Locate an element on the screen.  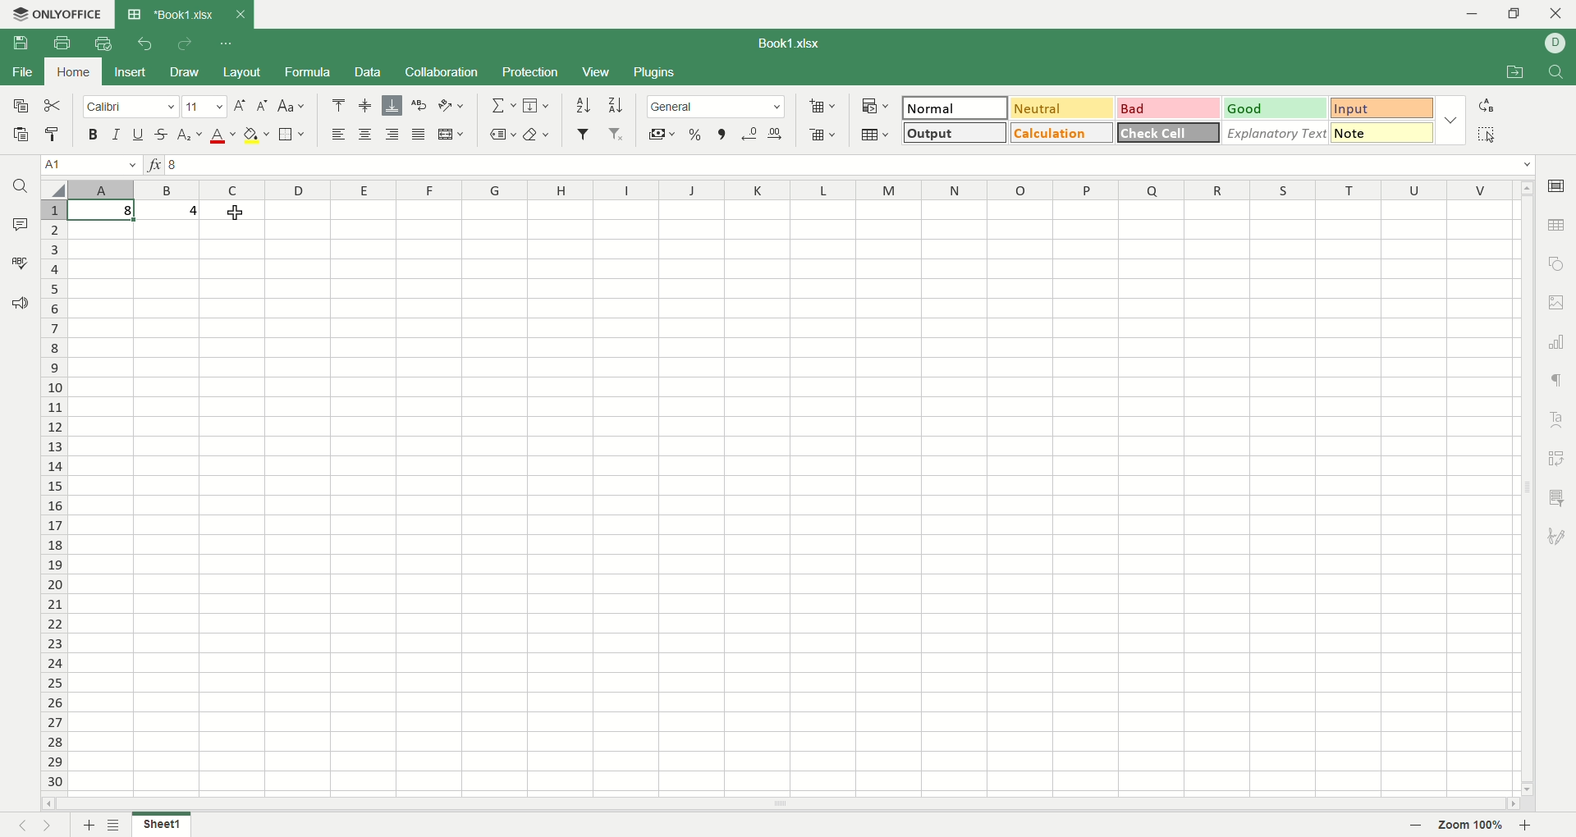
remove cell is located at coordinates (823, 135).